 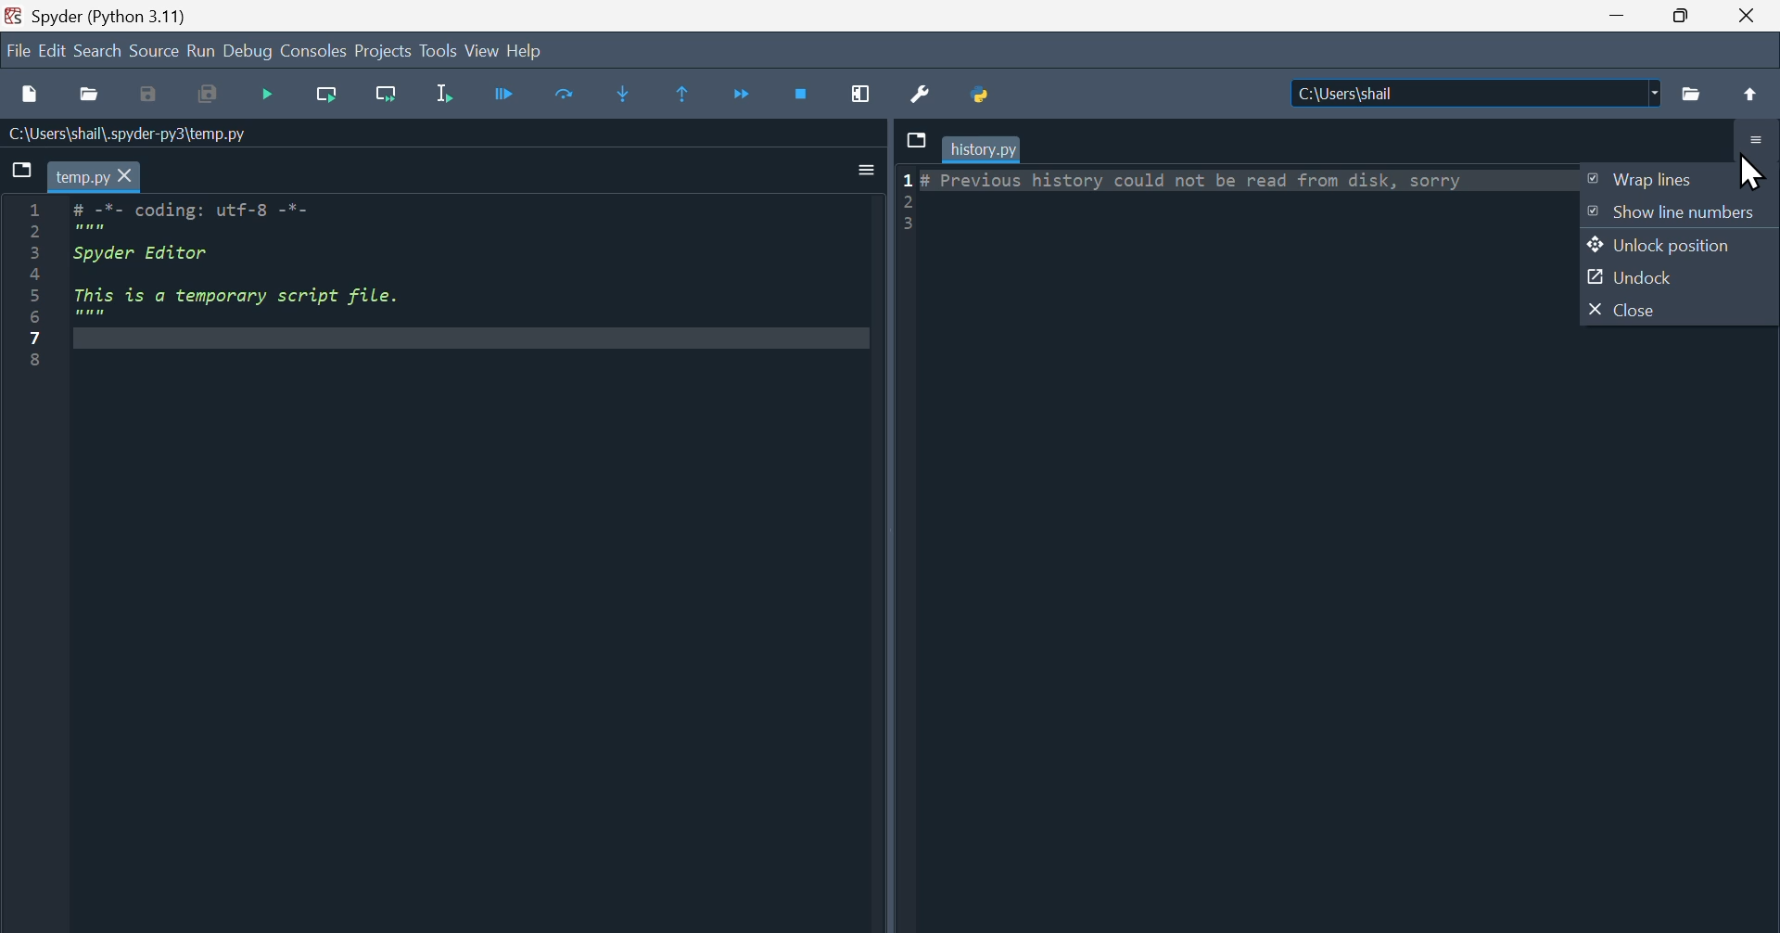 What do you see at coordinates (627, 94) in the screenshot?
I see `Step into function` at bounding box center [627, 94].